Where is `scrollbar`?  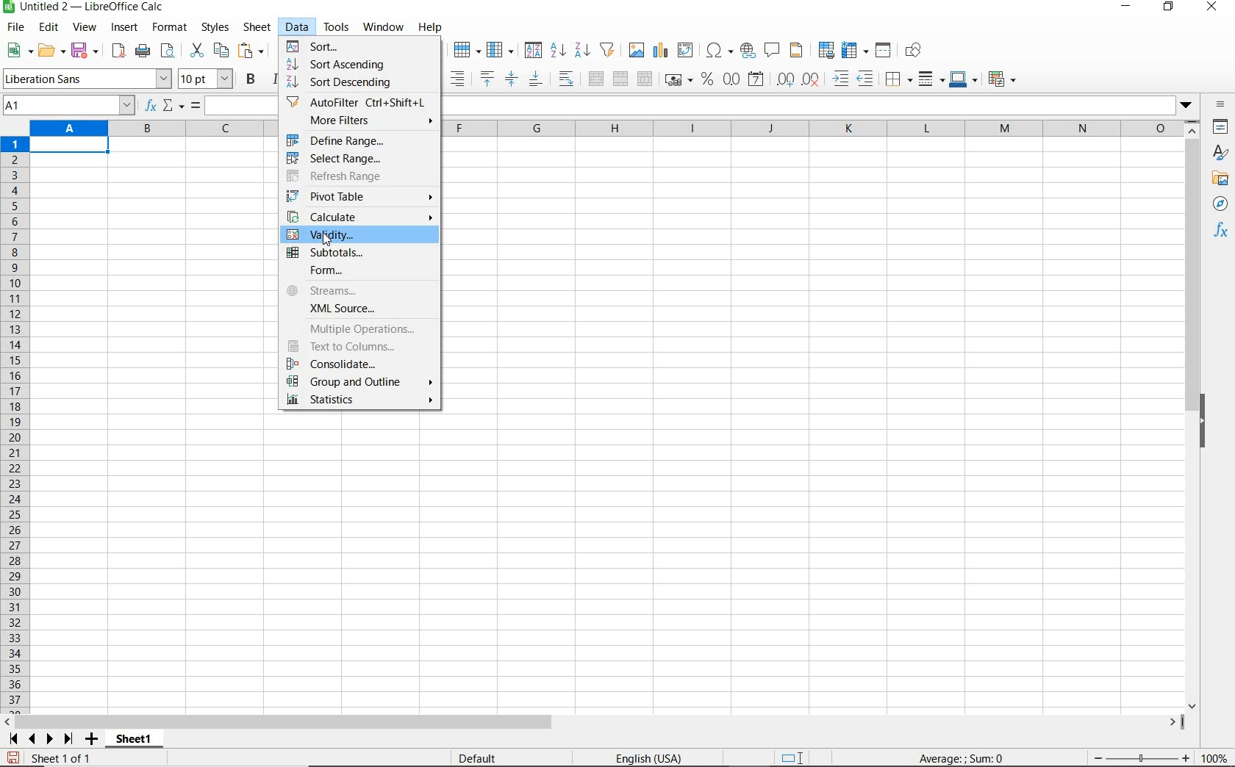 scrollbar is located at coordinates (593, 722).